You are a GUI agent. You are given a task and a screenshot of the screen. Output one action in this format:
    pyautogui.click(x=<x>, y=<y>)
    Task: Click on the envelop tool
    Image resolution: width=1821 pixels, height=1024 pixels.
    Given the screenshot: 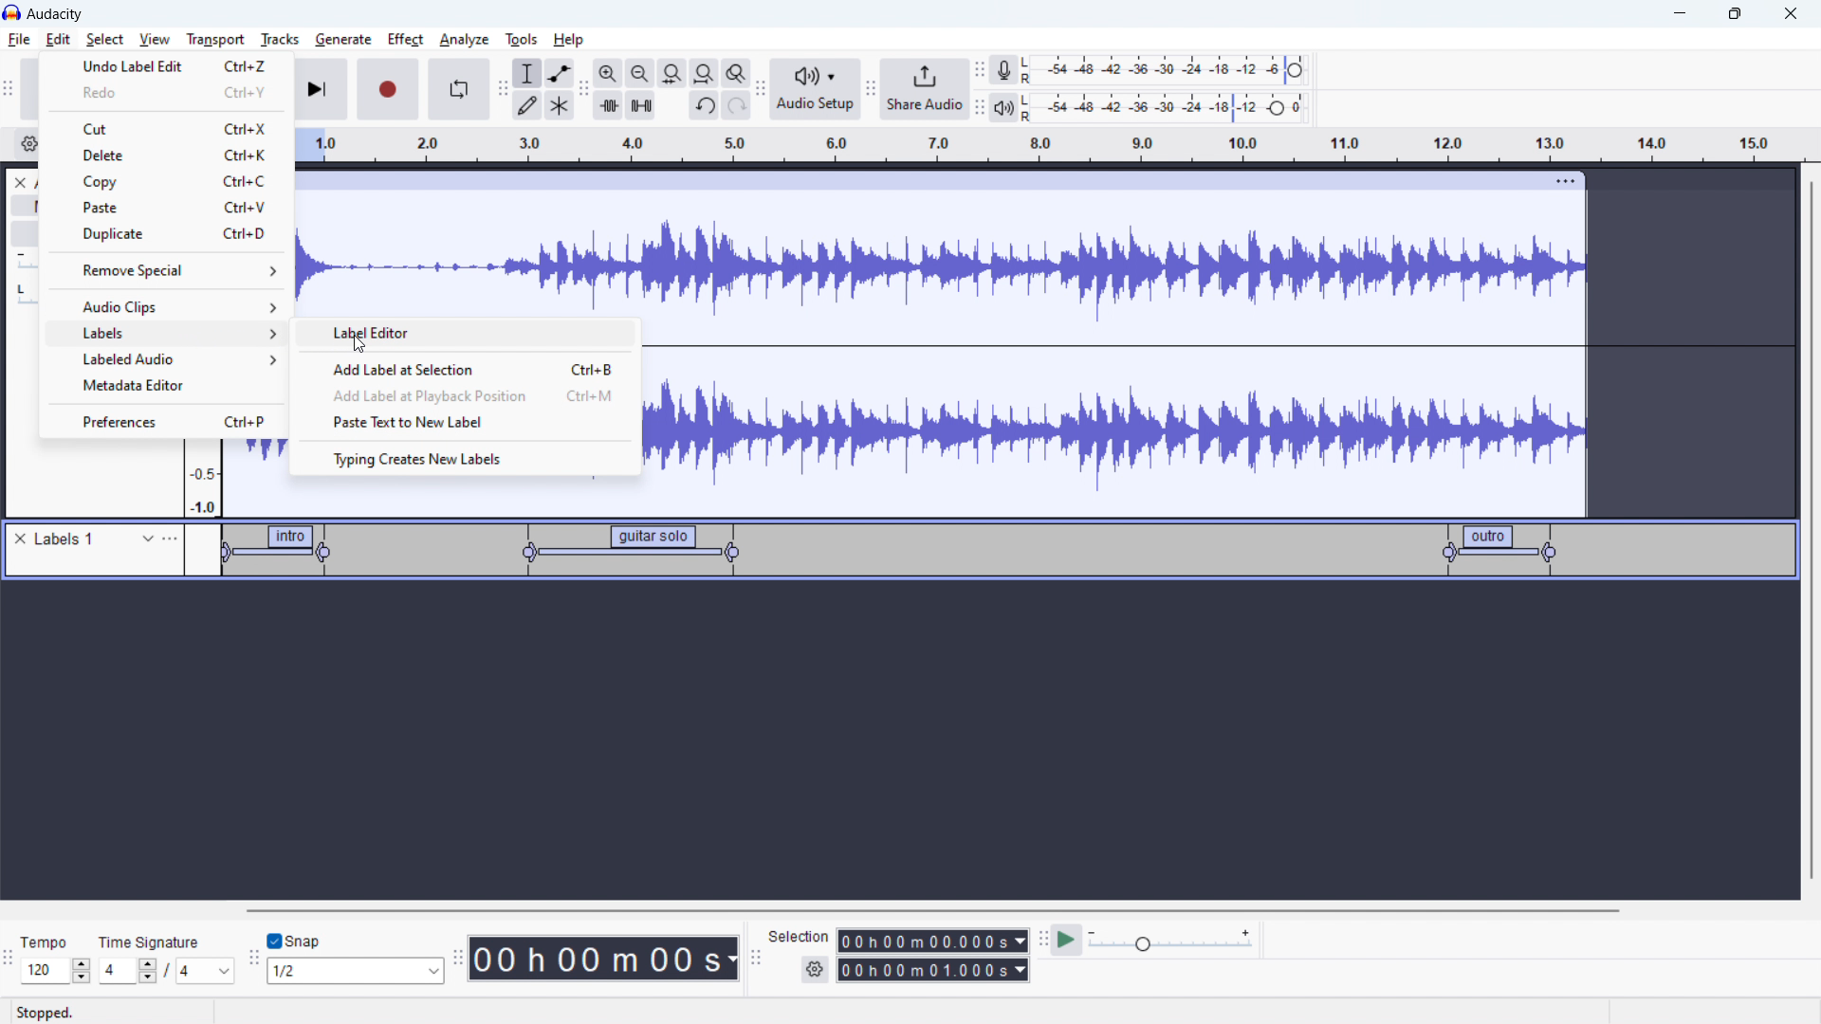 What is the action you would take?
    pyautogui.click(x=560, y=72)
    